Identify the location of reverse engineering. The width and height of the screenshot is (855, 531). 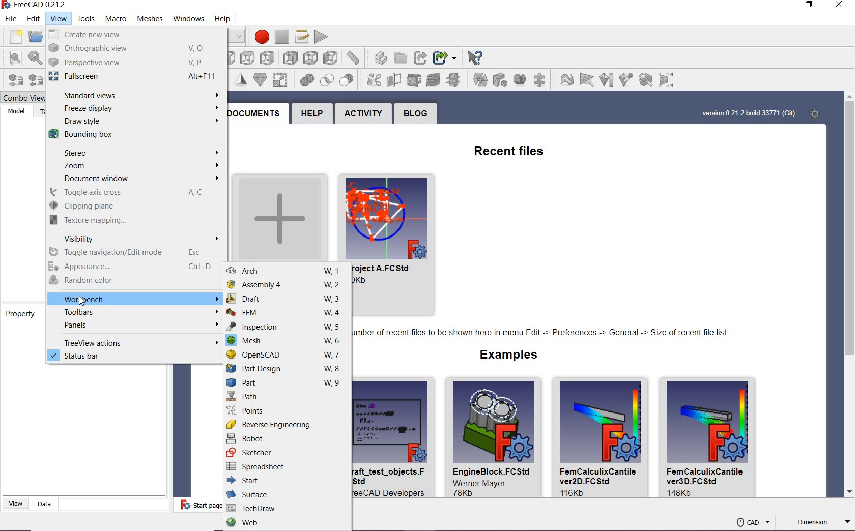
(288, 424).